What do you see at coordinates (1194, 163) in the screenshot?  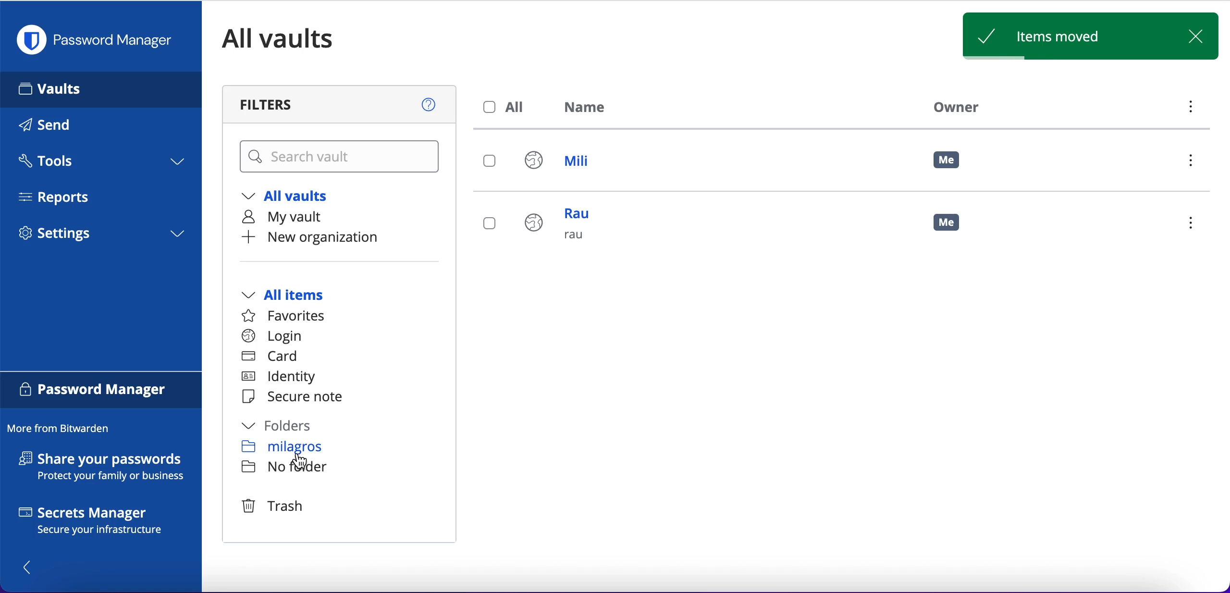 I see `menu ` at bounding box center [1194, 163].